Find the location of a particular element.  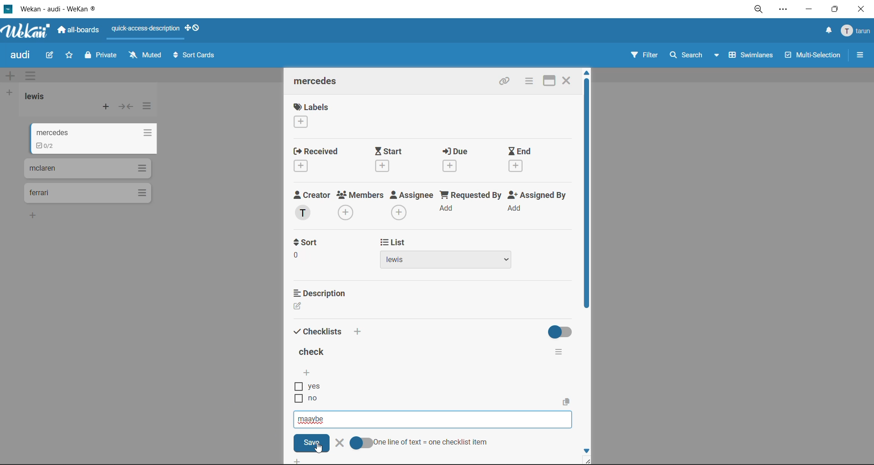

Add Due Time is located at coordinates (452, 166).